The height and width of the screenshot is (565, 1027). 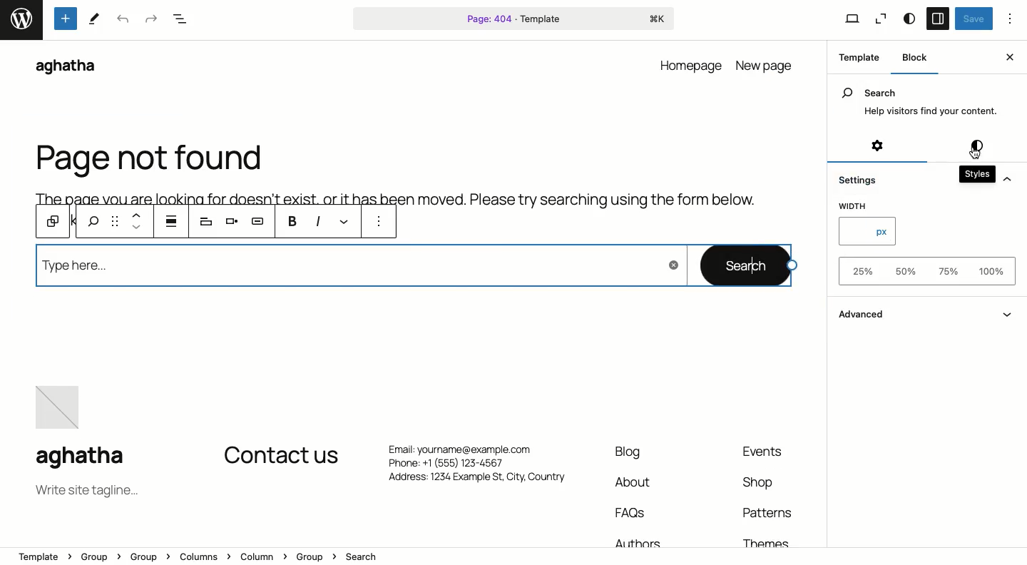 I want to click on Phone: +1 (555) 123-4567, so click(x=474, y=464).